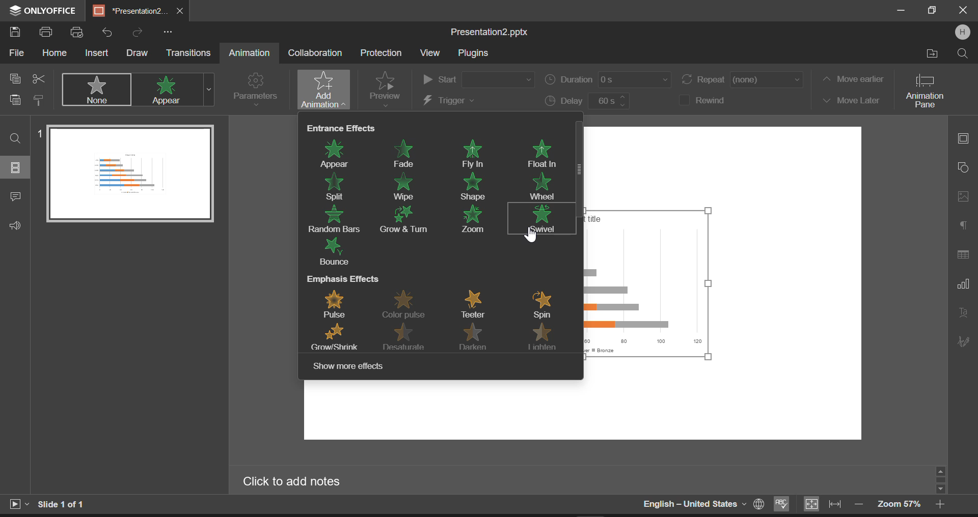  I want to click on Slide 1, so click(126, 173).